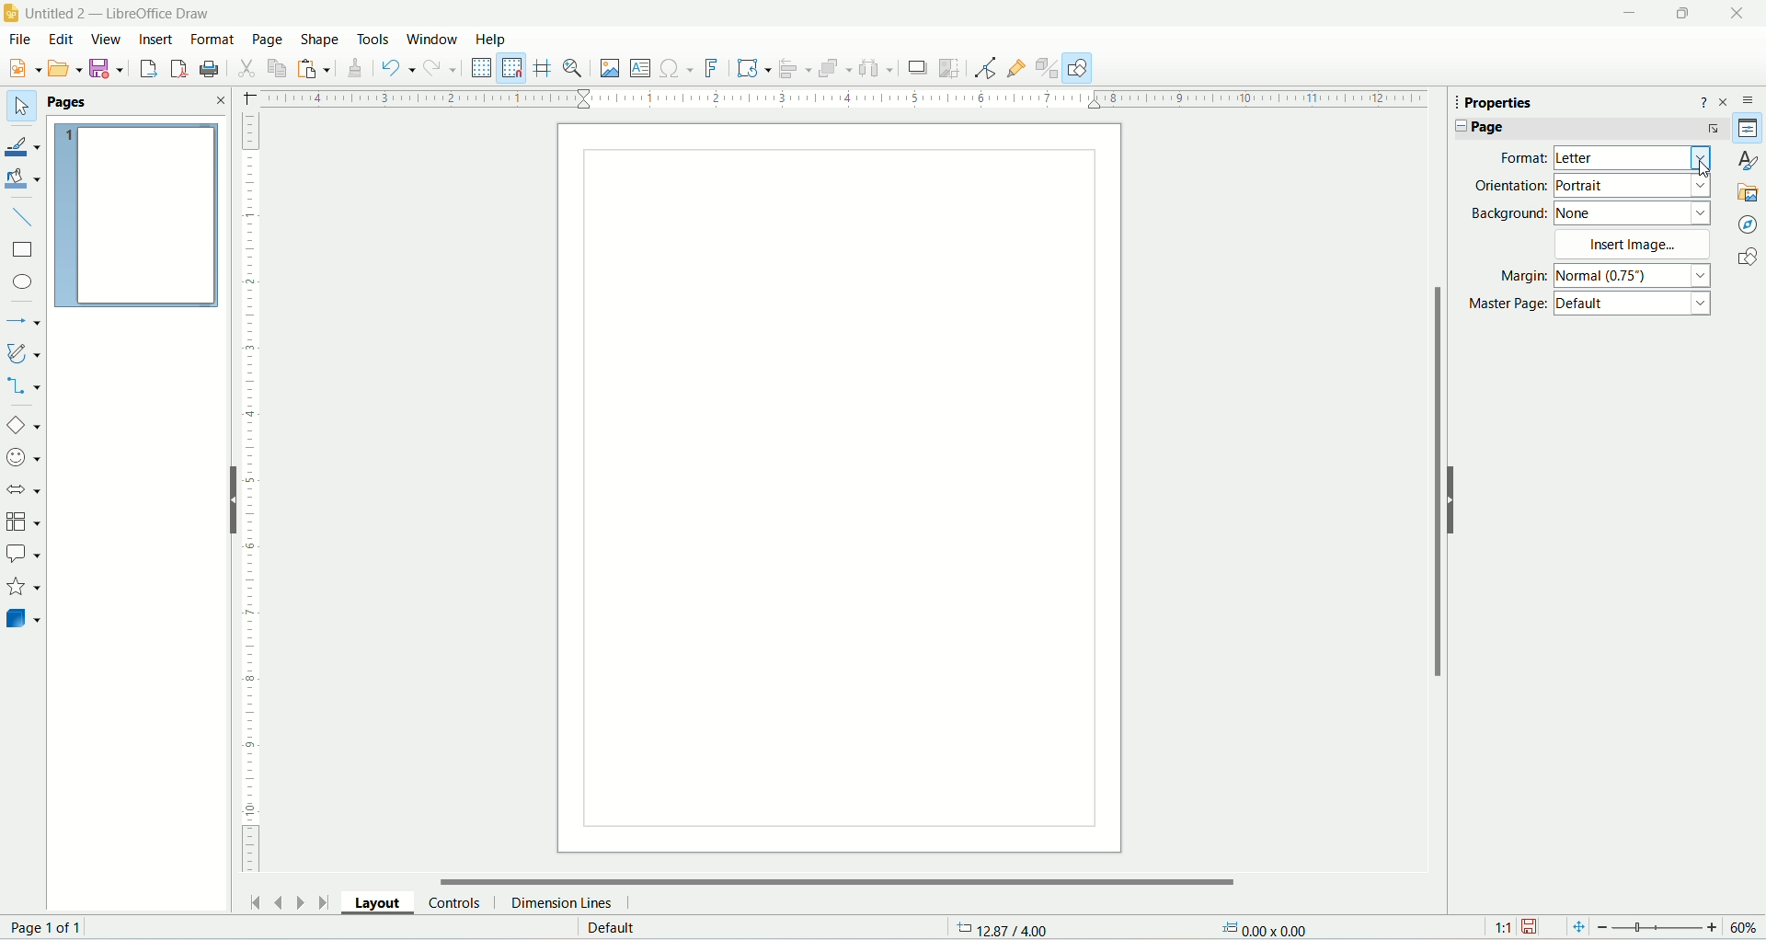 This screenshot has height=940, width=1766. What do you see at coordinates (1533, 927) in the screenshot?
I see `save` at bounding box center [1533, 927].